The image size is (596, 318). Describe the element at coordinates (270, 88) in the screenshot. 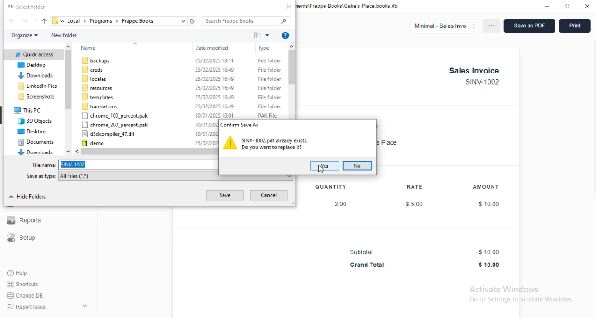

I see `file folder` at that location.